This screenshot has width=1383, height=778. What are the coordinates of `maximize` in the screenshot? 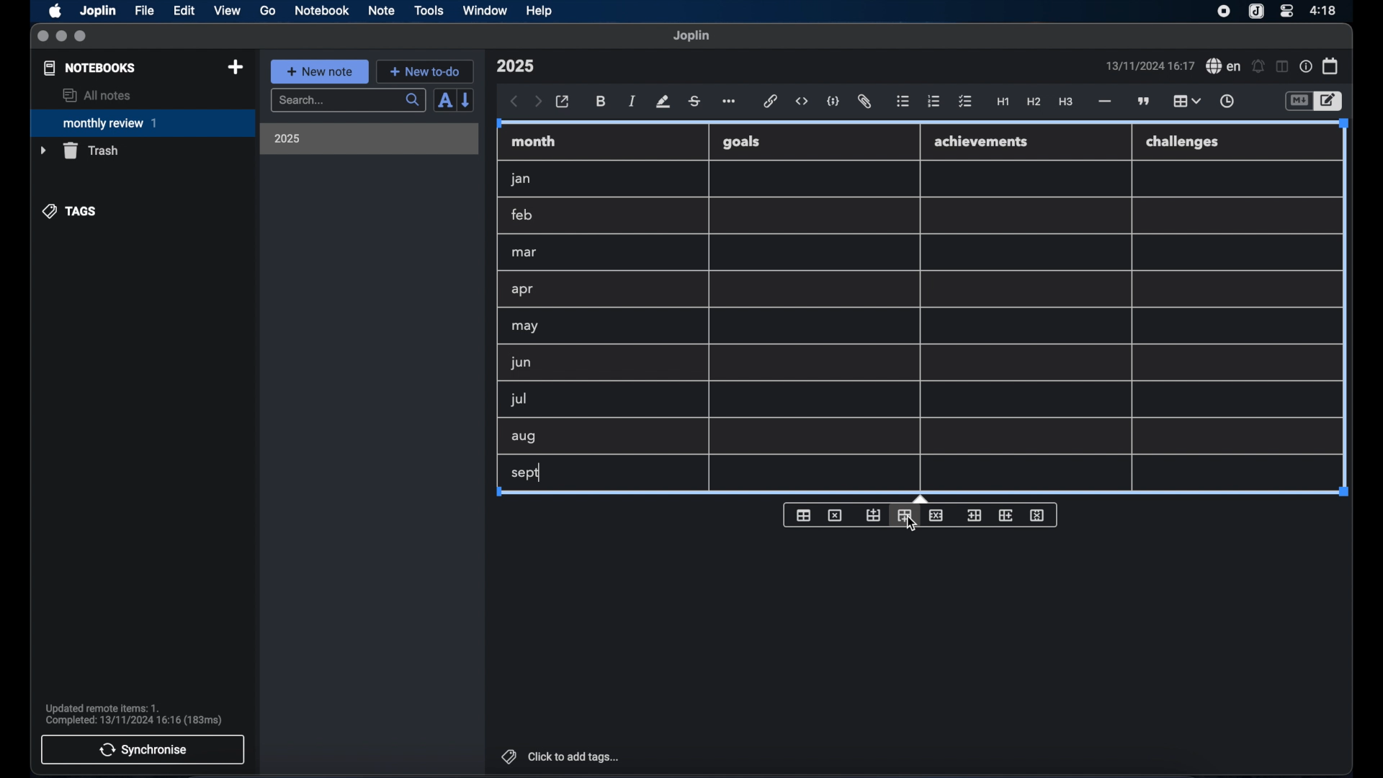 It's located at (81, 37).